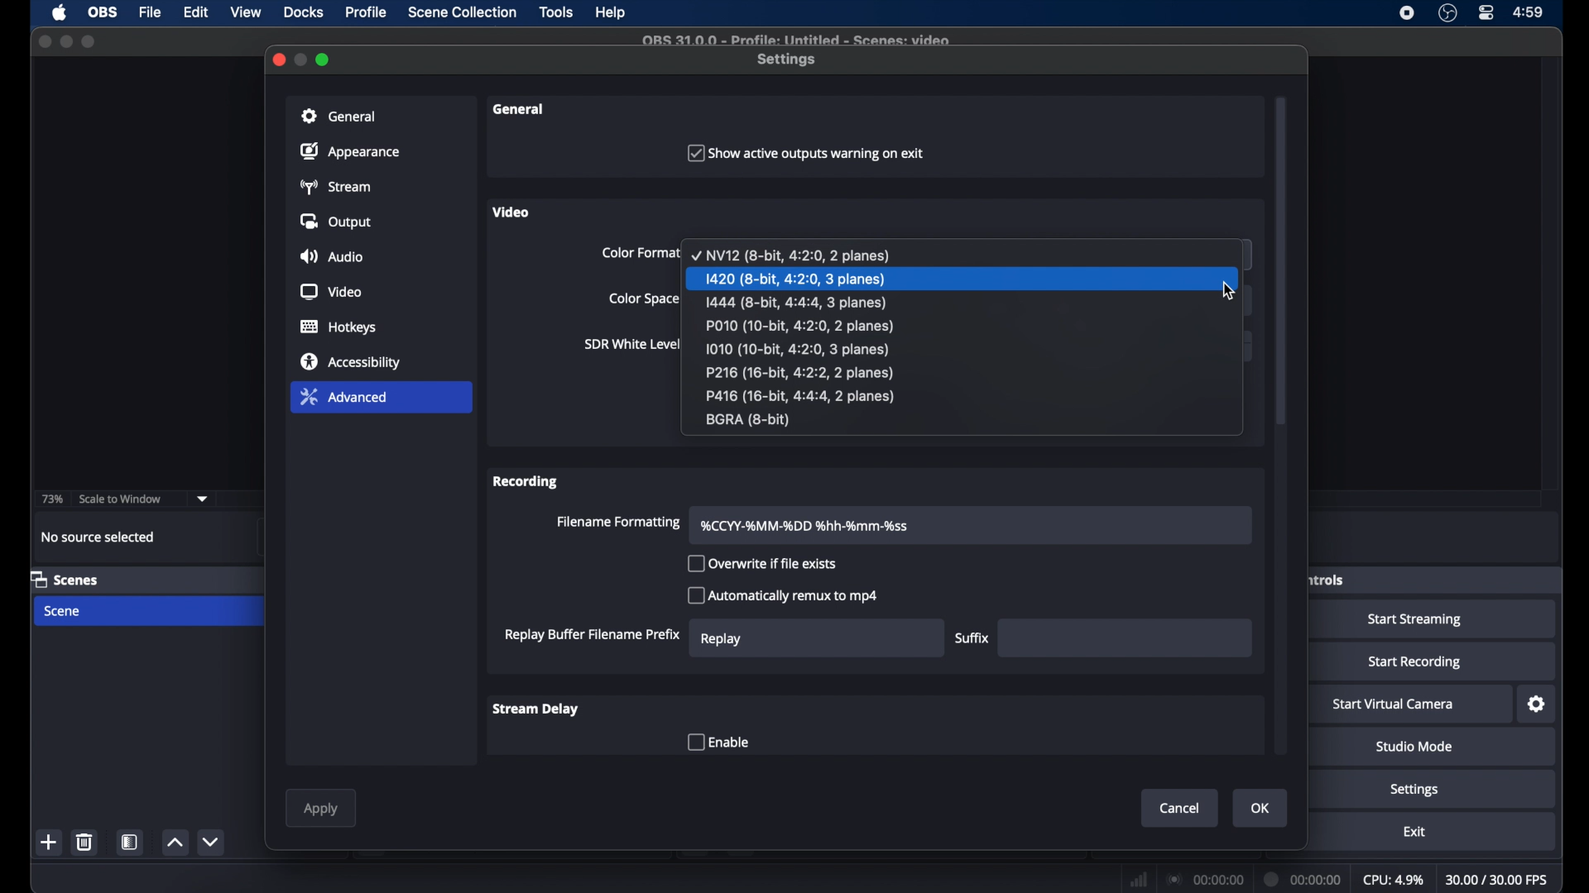 This screenshot has width=1589, height=893. What do you see at coordinates (338, 327) in the screenshot?
I see `hotkeys` at bounding box center [338, 327].